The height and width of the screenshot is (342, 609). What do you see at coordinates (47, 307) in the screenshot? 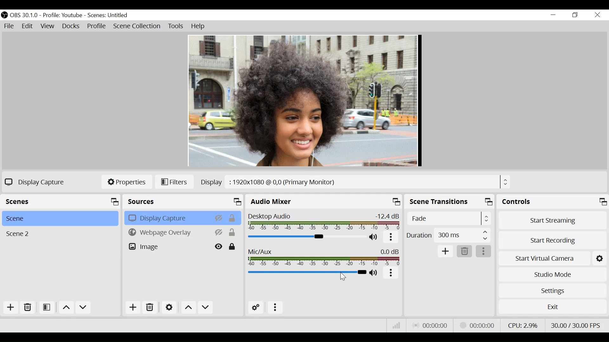
I see `Open Filter Scene` at bounding box center [47, 307].